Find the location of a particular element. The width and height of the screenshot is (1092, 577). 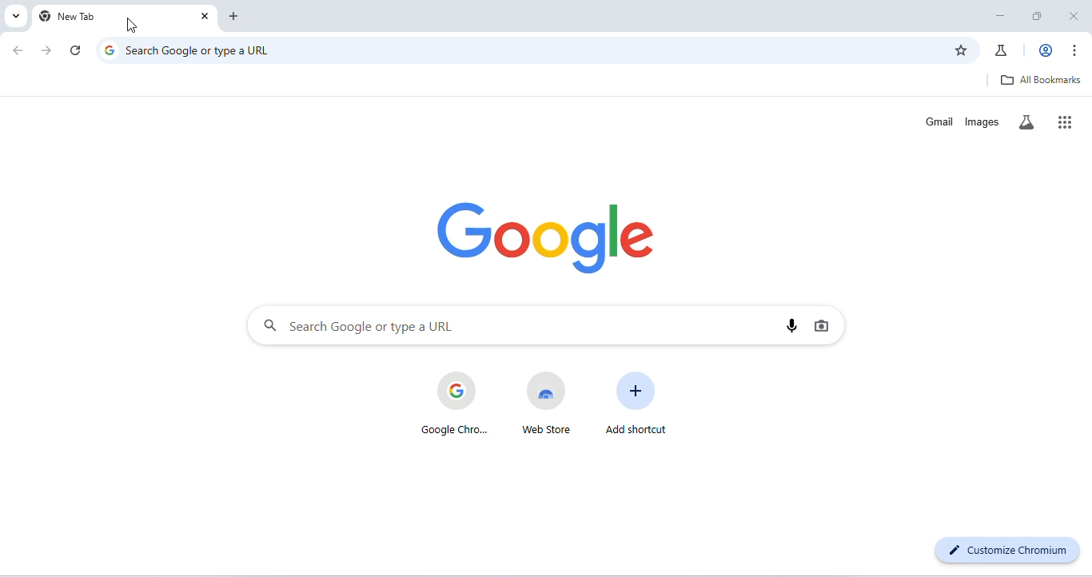

cursor is located at coordinates (132, 25).